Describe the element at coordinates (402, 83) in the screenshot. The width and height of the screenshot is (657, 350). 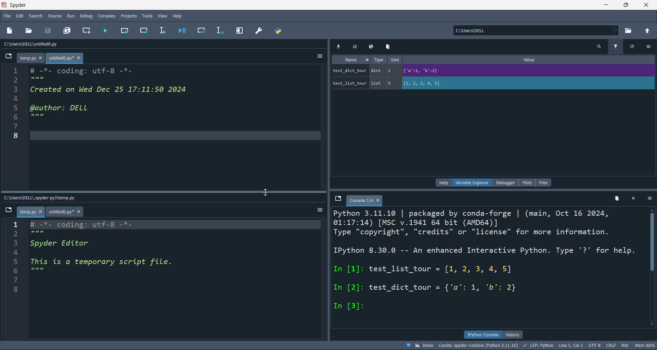
I see `test list tour list 5 |[1,2,3, 4, 5)` at that location.